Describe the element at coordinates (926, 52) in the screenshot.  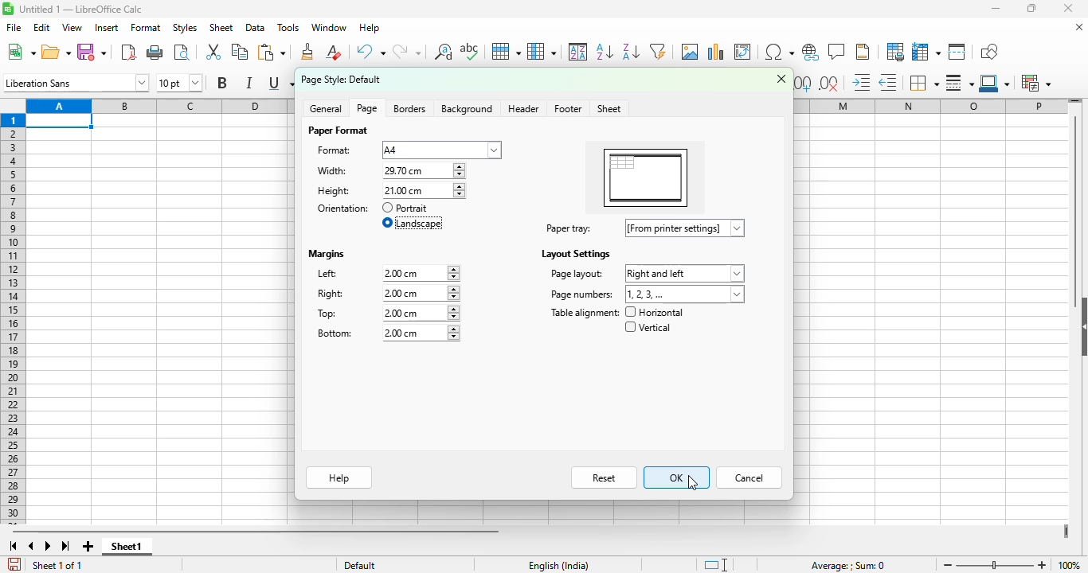
I see `freeze rows and columns` at that location.